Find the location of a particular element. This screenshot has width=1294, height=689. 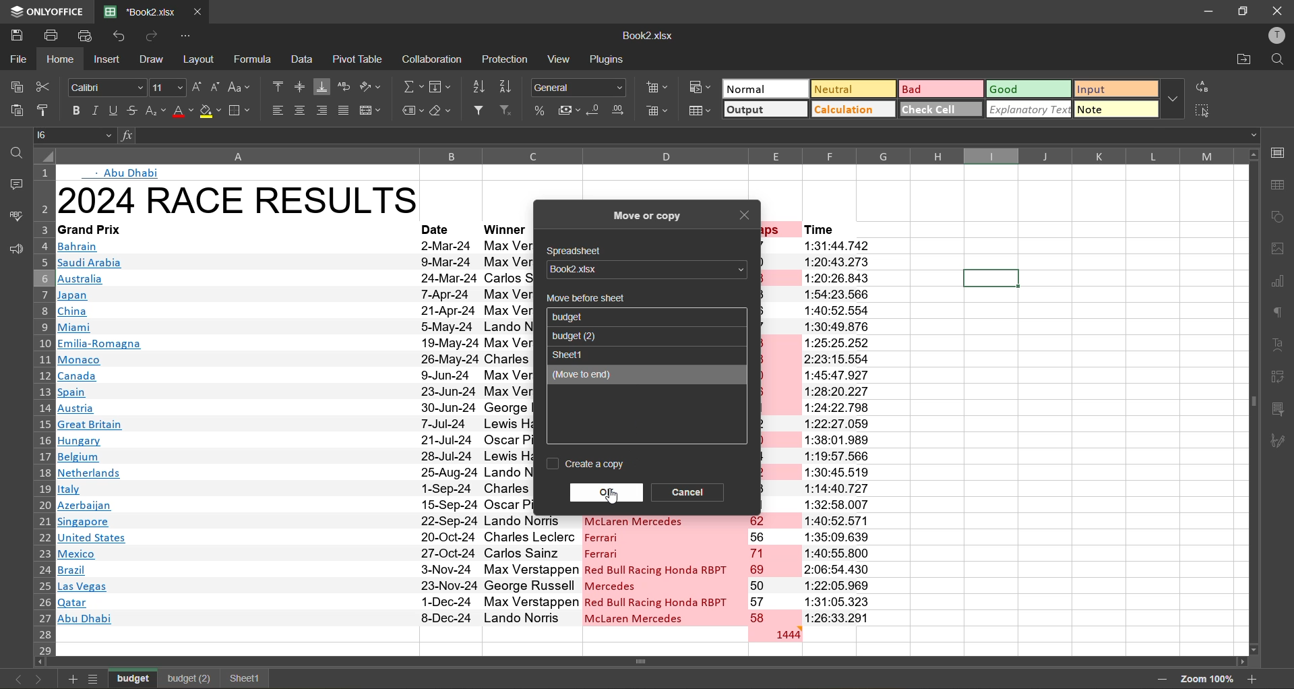

minimize is located at coordinates (1205, 10).